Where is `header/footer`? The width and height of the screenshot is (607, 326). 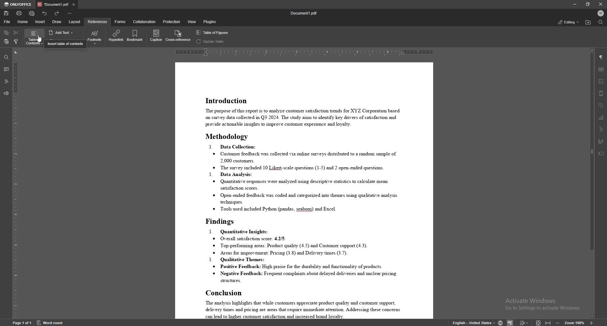 header/footer is located at coordinates (602, 93).